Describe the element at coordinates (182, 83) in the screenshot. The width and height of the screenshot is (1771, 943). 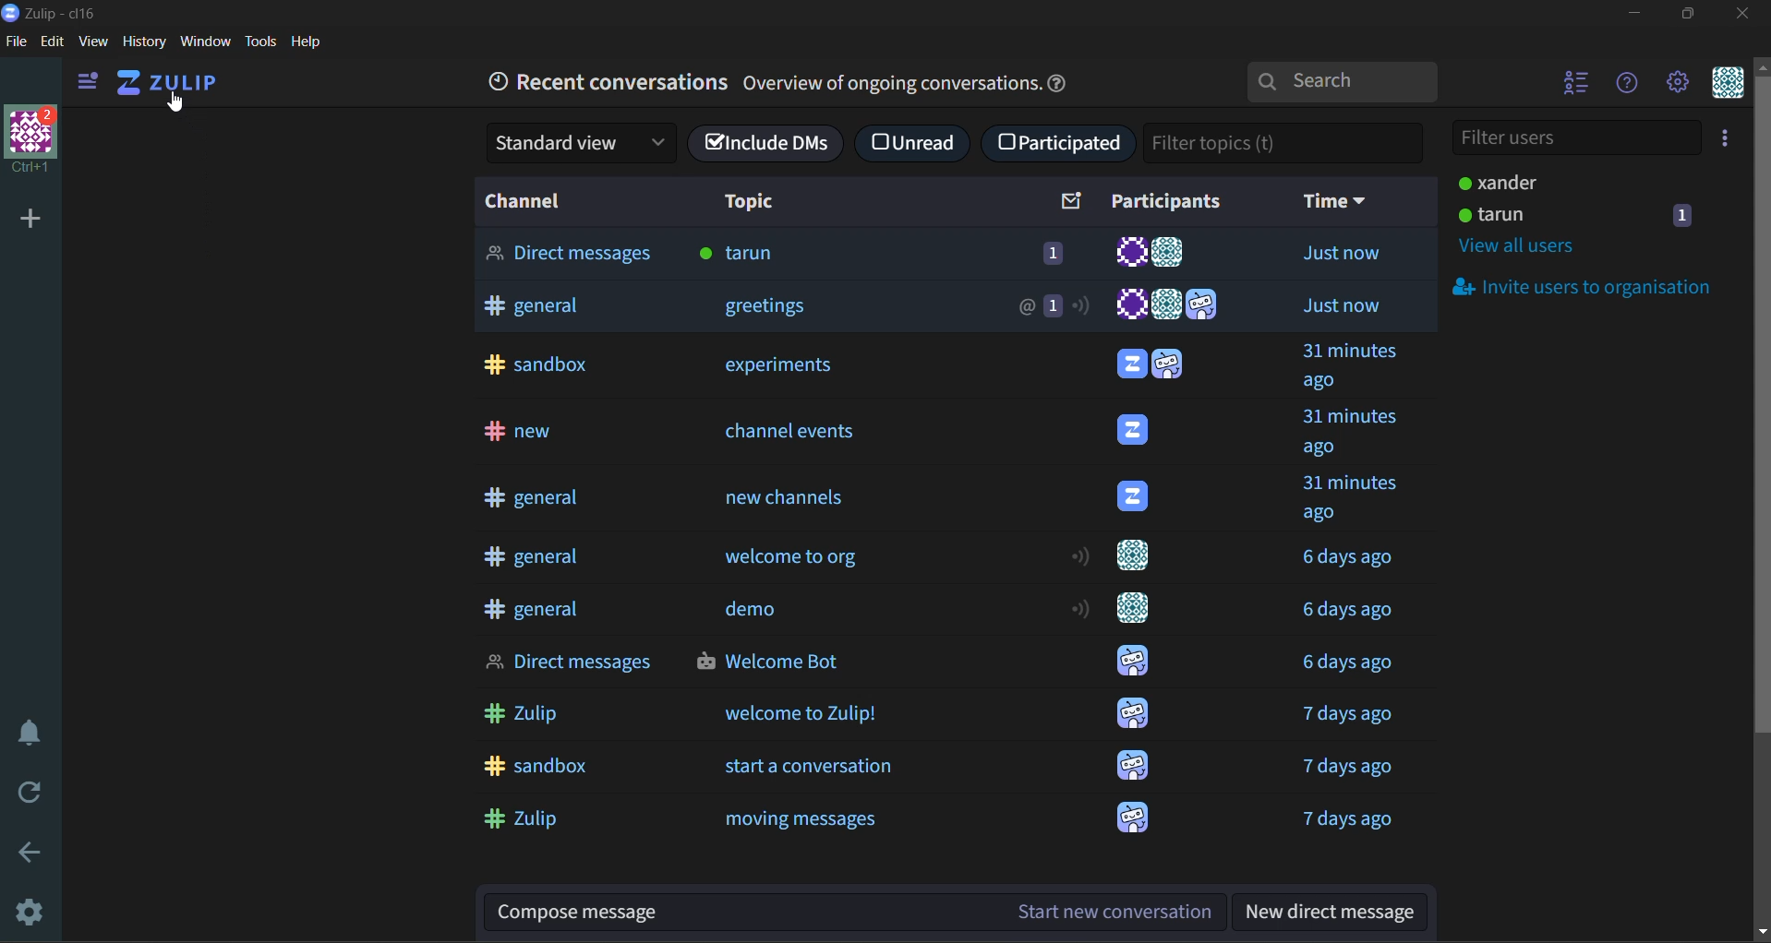
I see `home view` at that location.